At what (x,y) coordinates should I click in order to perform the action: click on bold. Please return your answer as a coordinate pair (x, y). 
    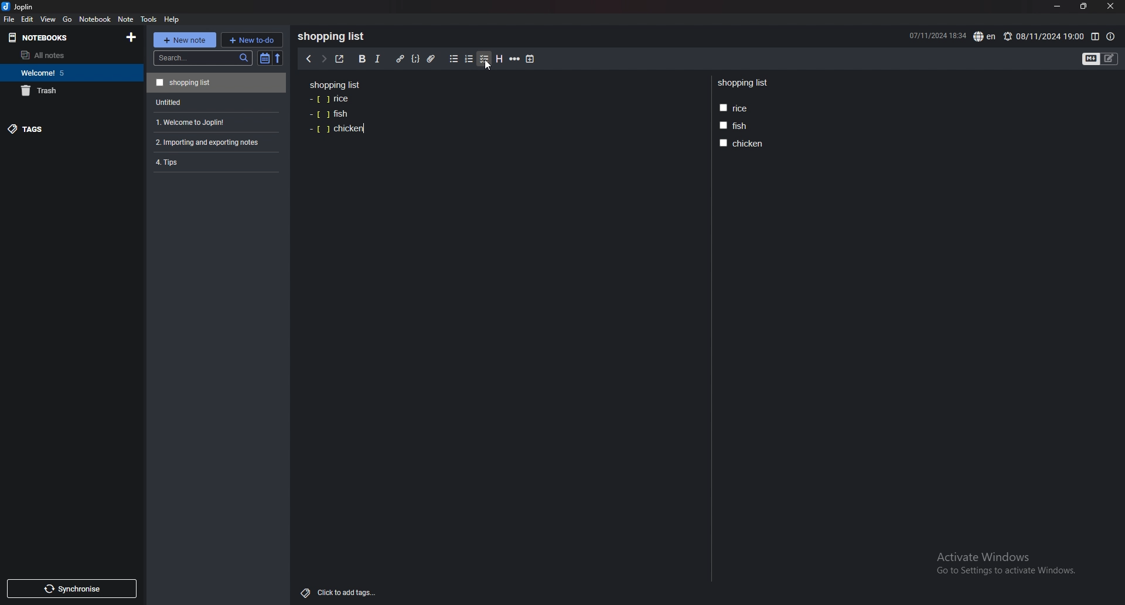
    Looking at the image, I should click on (362, 59).